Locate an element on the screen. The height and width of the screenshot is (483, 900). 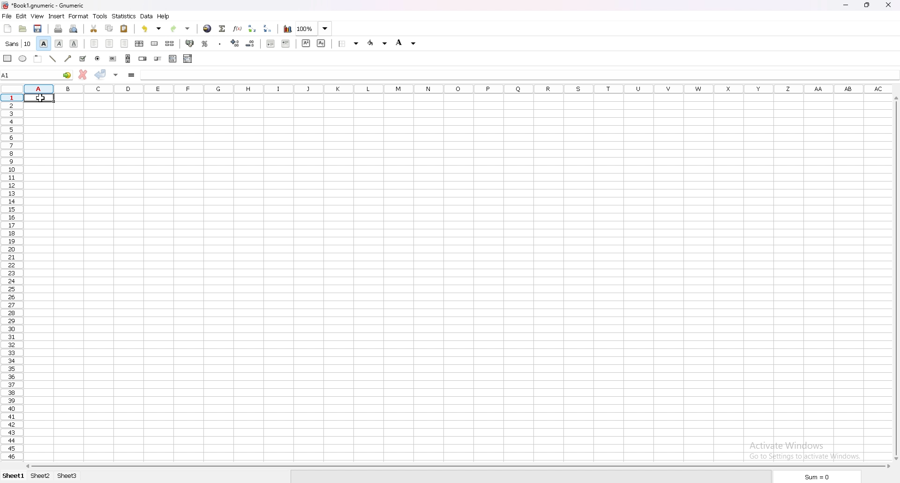
insert is located at coordinates (57, 16).